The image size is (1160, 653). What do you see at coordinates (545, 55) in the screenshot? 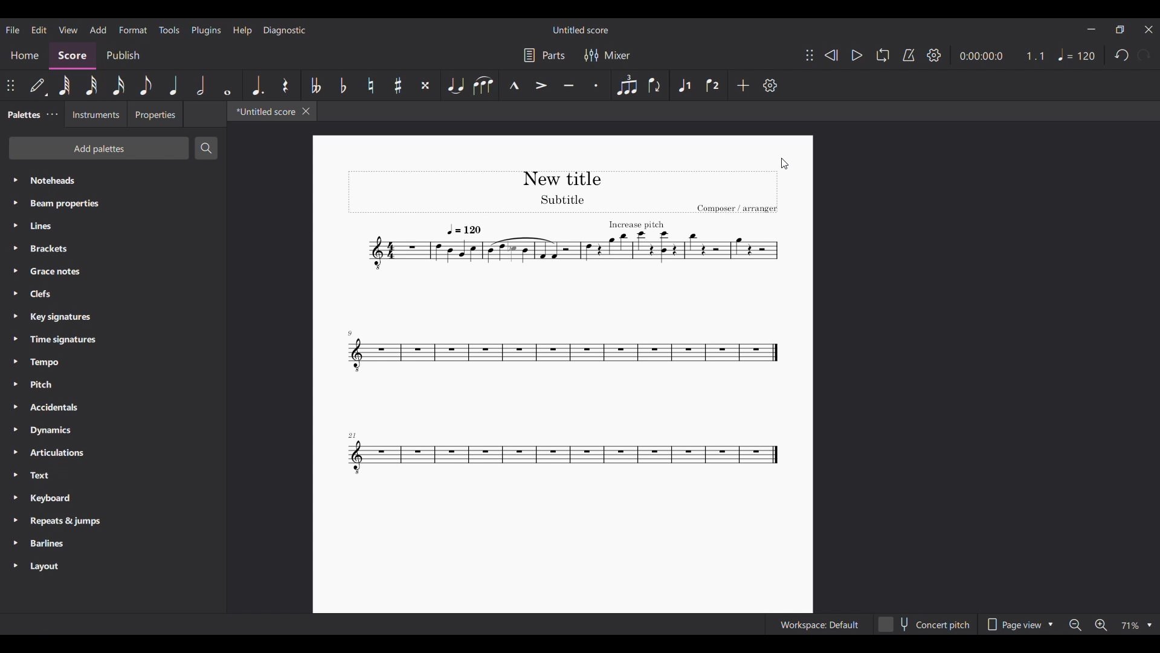
I see `Parts settings` at bounding box center [545, 55].